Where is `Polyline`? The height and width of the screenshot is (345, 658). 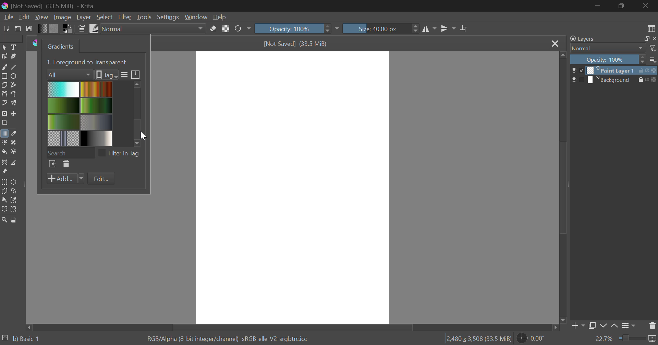 Polyline is located at coordinates (13, 84).